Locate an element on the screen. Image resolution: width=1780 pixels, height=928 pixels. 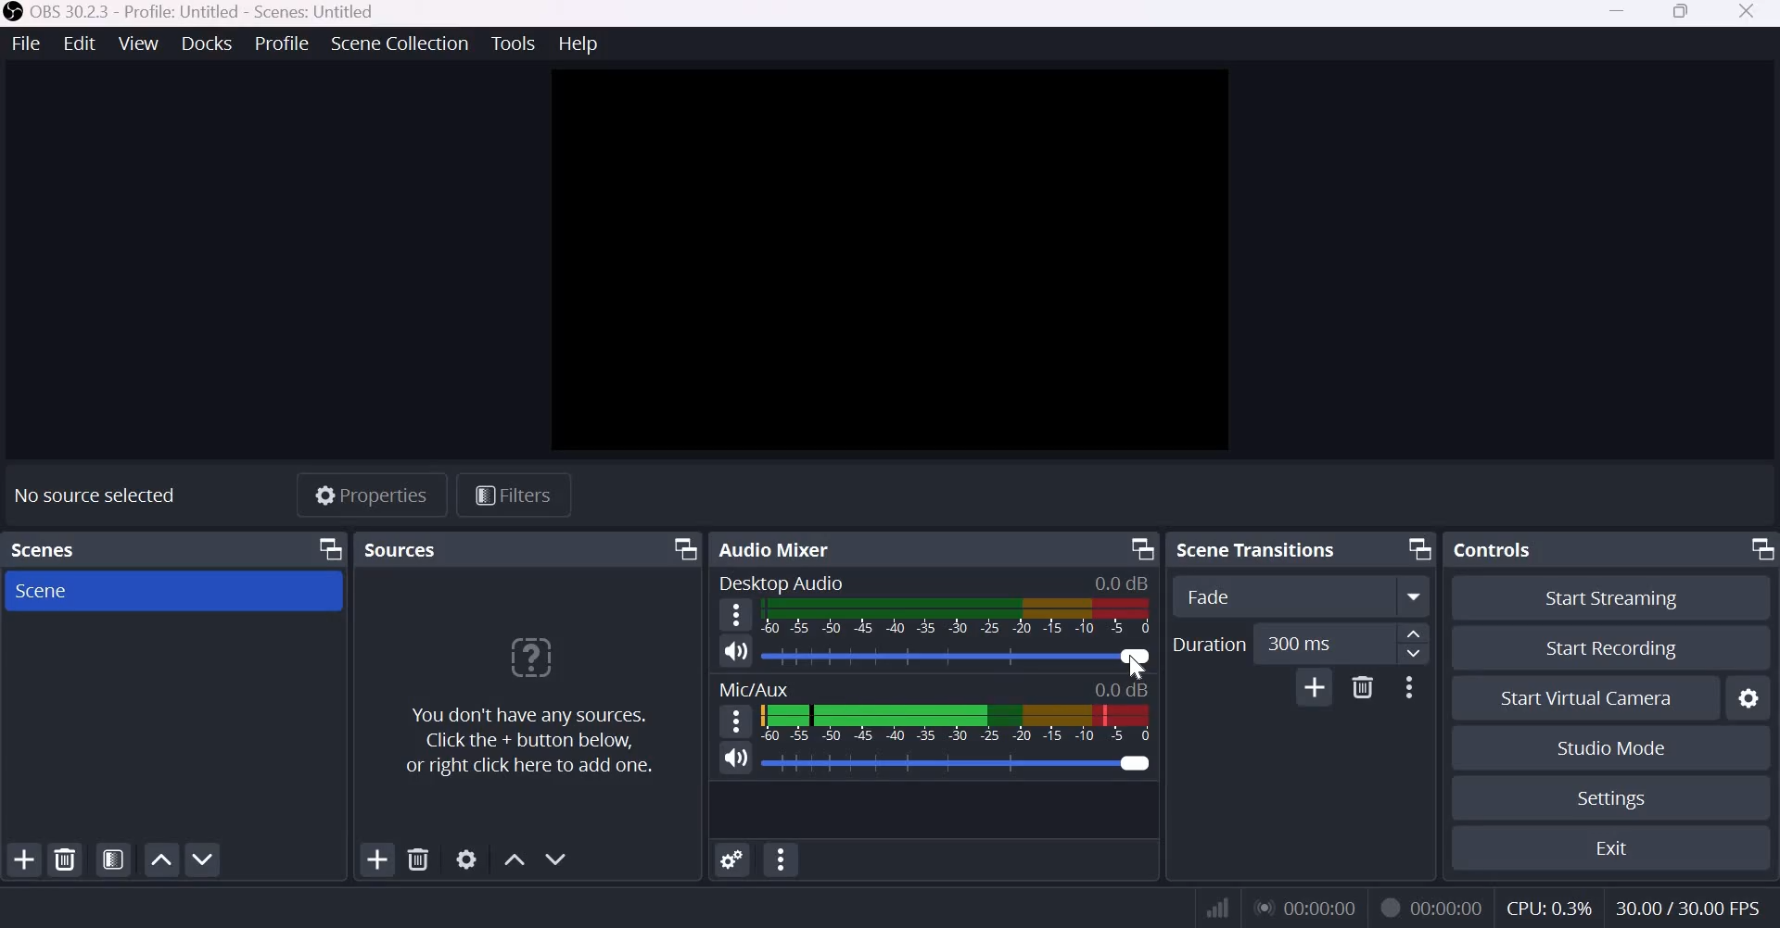
0.0db is located at coordinates (1112, 690).